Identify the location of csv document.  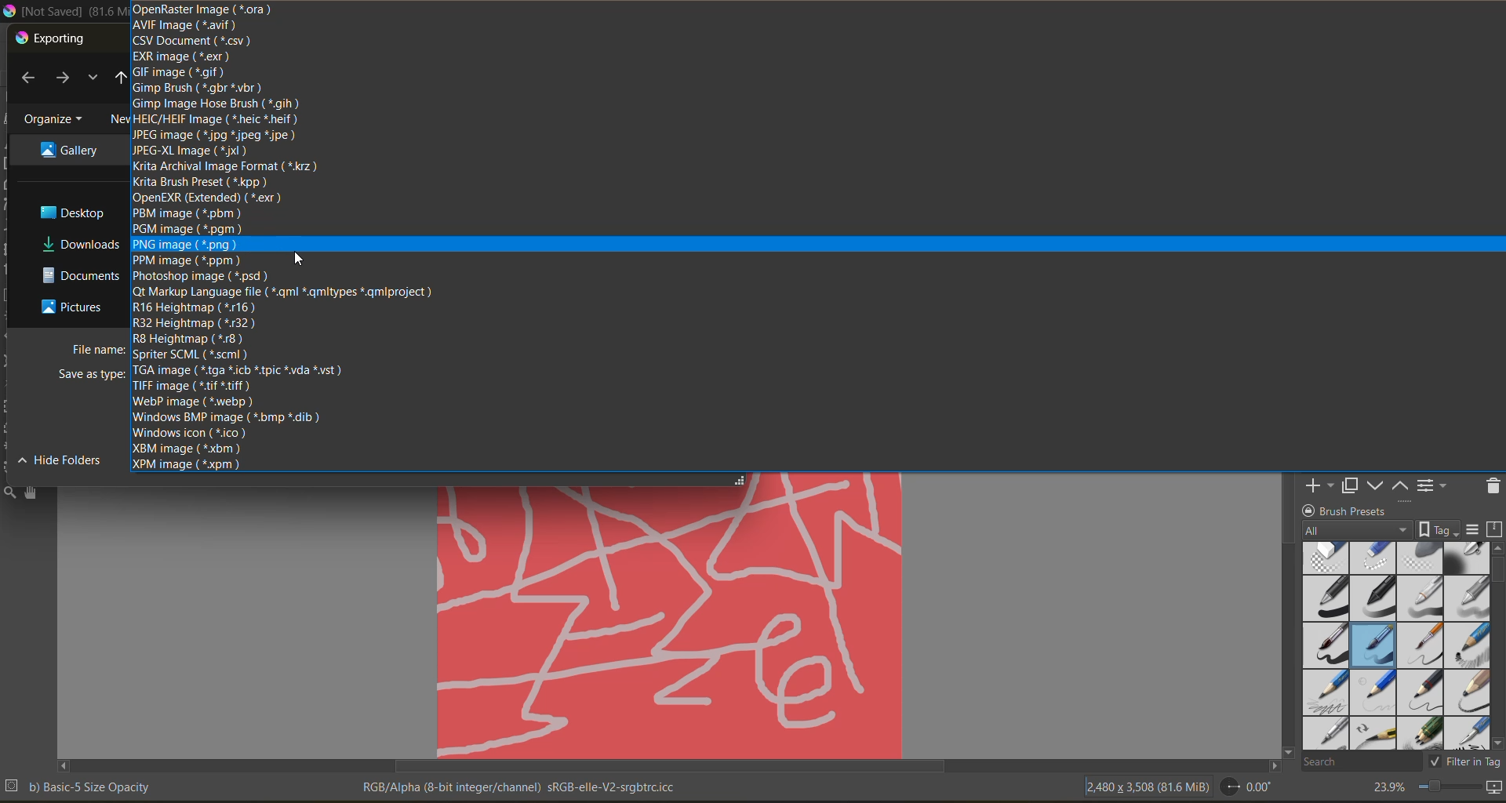
(192, 41).